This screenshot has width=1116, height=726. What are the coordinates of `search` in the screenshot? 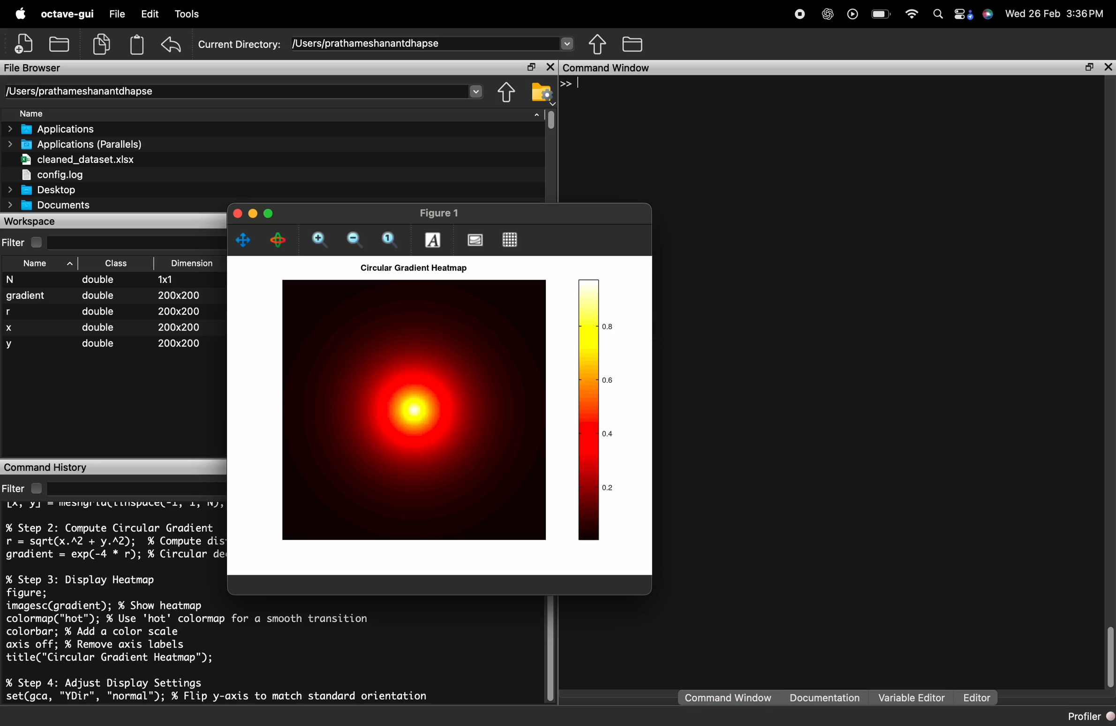 It's located at (940, 15).